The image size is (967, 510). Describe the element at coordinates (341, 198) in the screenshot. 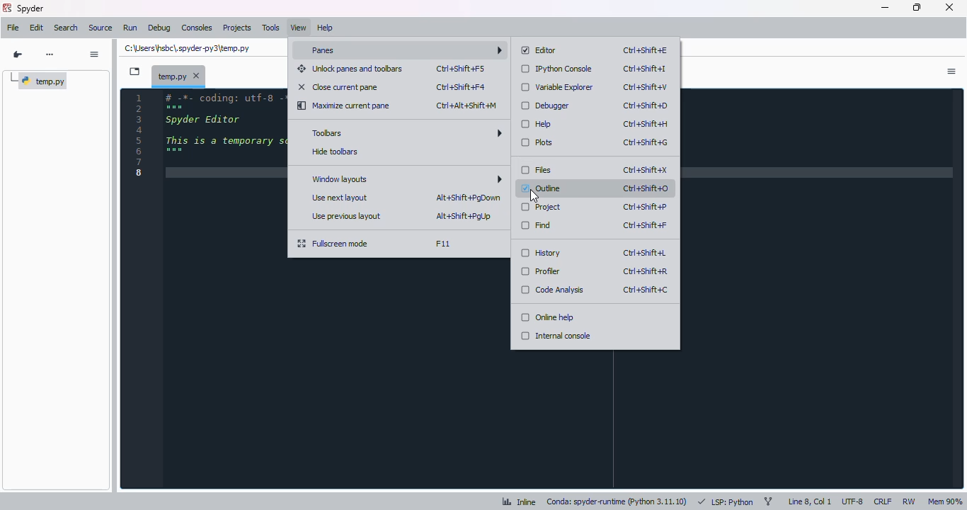

I see `use next layout` at that location.